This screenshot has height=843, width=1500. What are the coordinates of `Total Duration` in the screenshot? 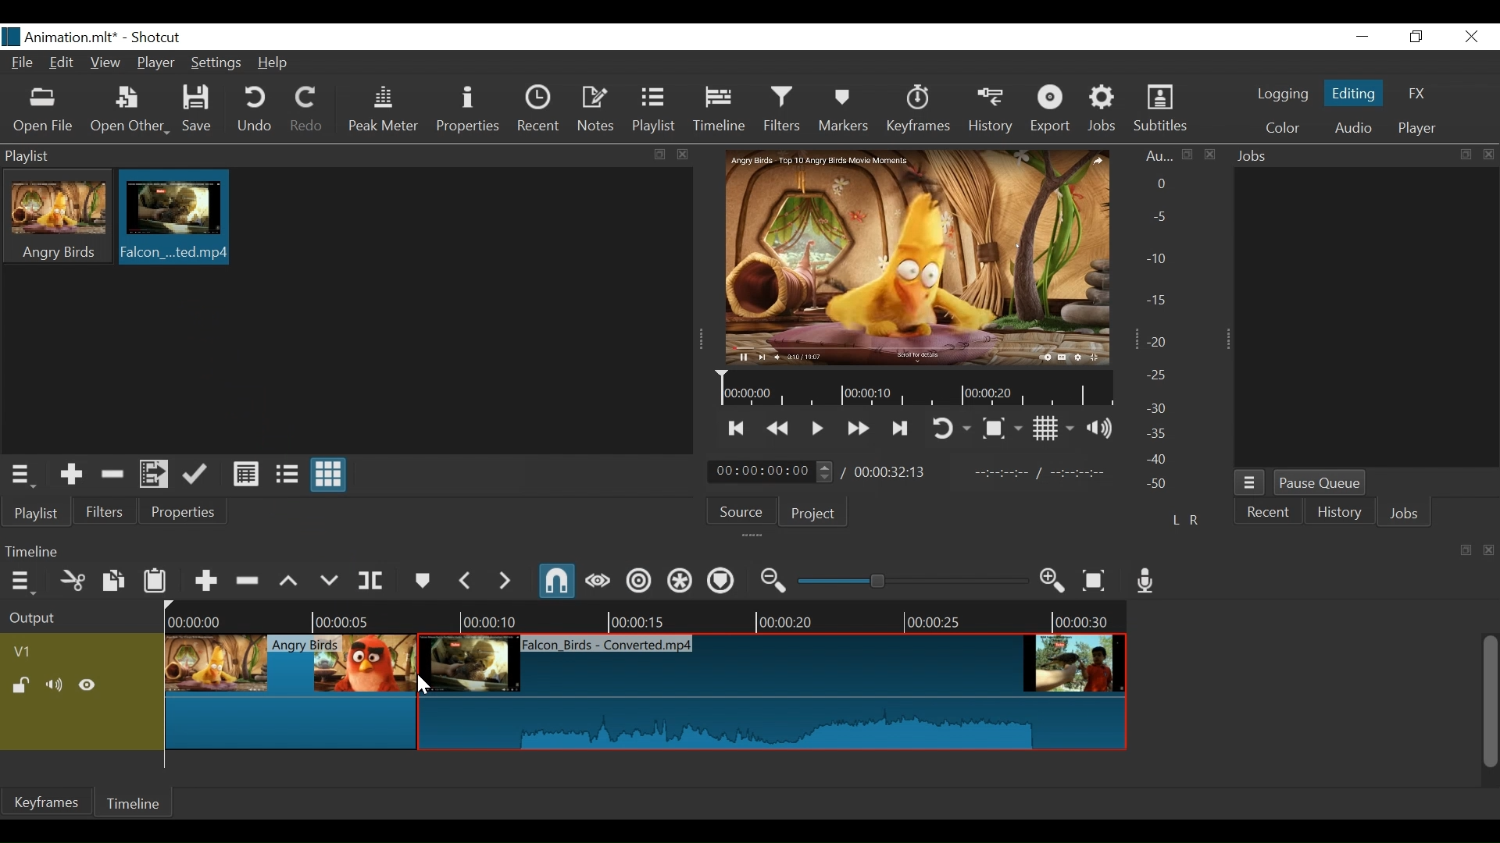 It's located at (892, 472).